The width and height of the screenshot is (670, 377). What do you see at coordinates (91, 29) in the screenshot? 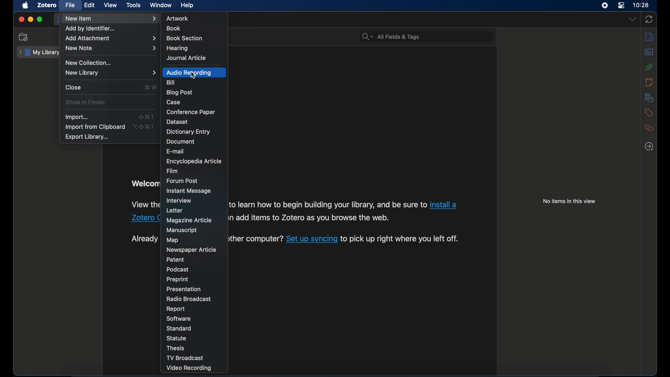
I see `add item by identifier` at bounding box center [91, 29].